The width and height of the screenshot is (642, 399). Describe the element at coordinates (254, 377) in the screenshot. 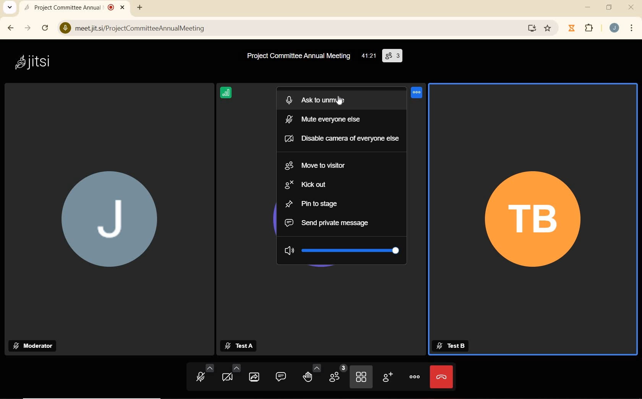

I see `START SCREEN SHARING` at that location.